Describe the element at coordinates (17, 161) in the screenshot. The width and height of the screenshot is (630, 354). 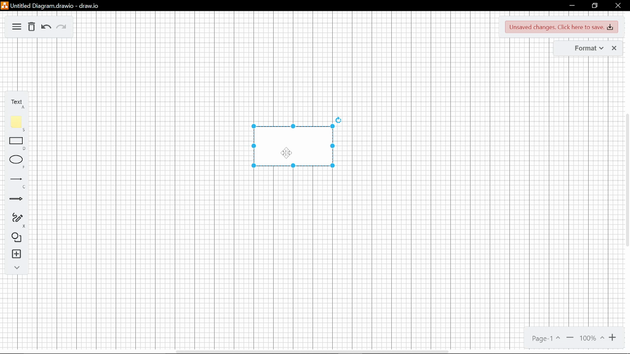
I see `Circle` at that location.